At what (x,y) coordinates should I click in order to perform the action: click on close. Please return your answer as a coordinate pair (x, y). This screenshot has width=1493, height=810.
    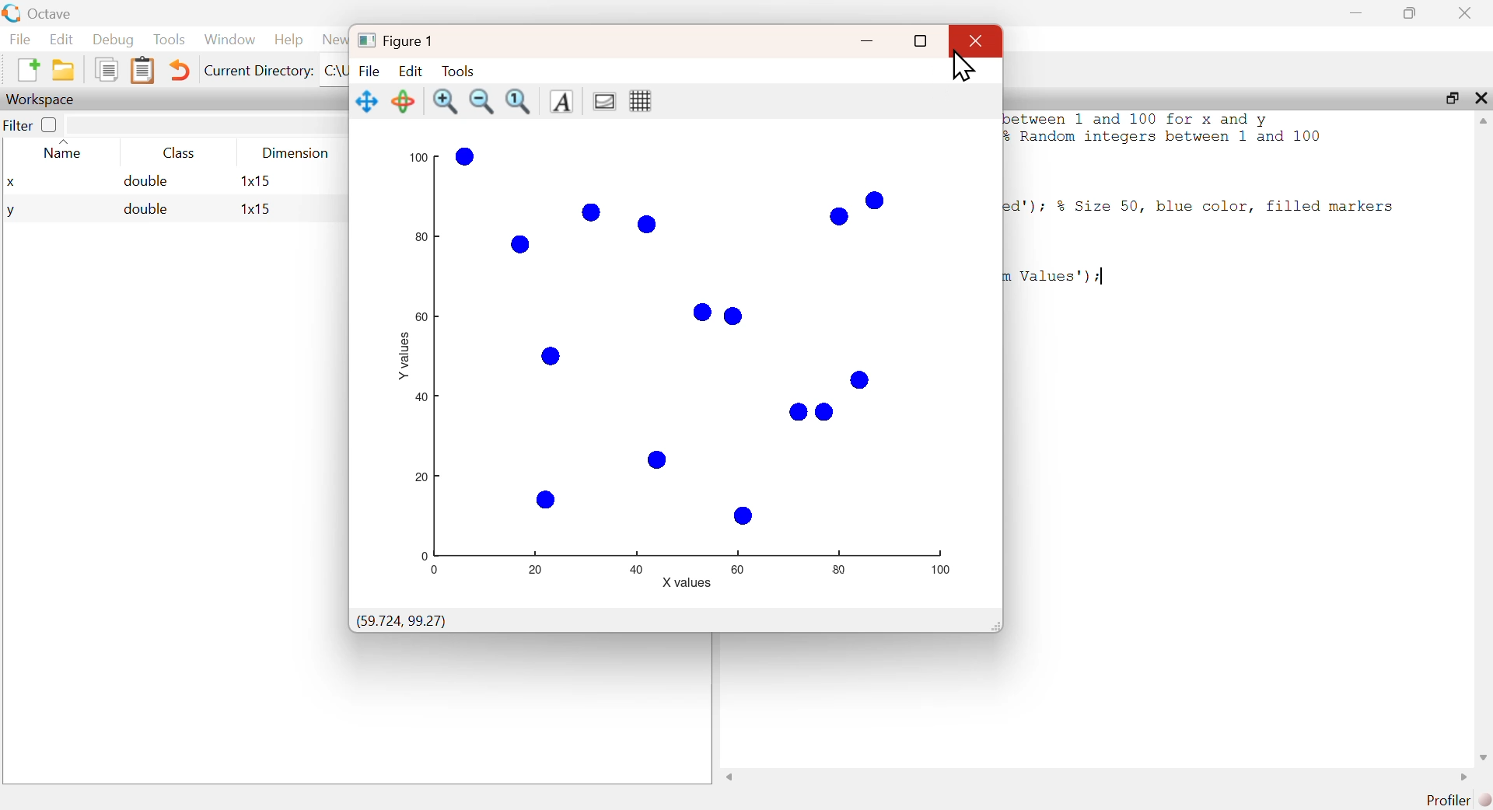
    Looking at the image, I should click on (1467, 13).